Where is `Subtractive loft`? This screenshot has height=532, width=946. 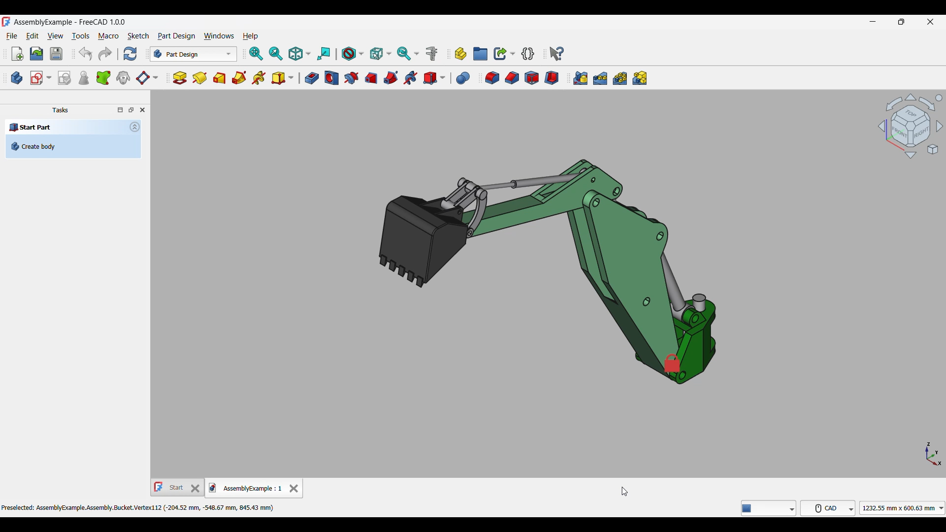
Subtractive loft is located at coordinates (372, 79).